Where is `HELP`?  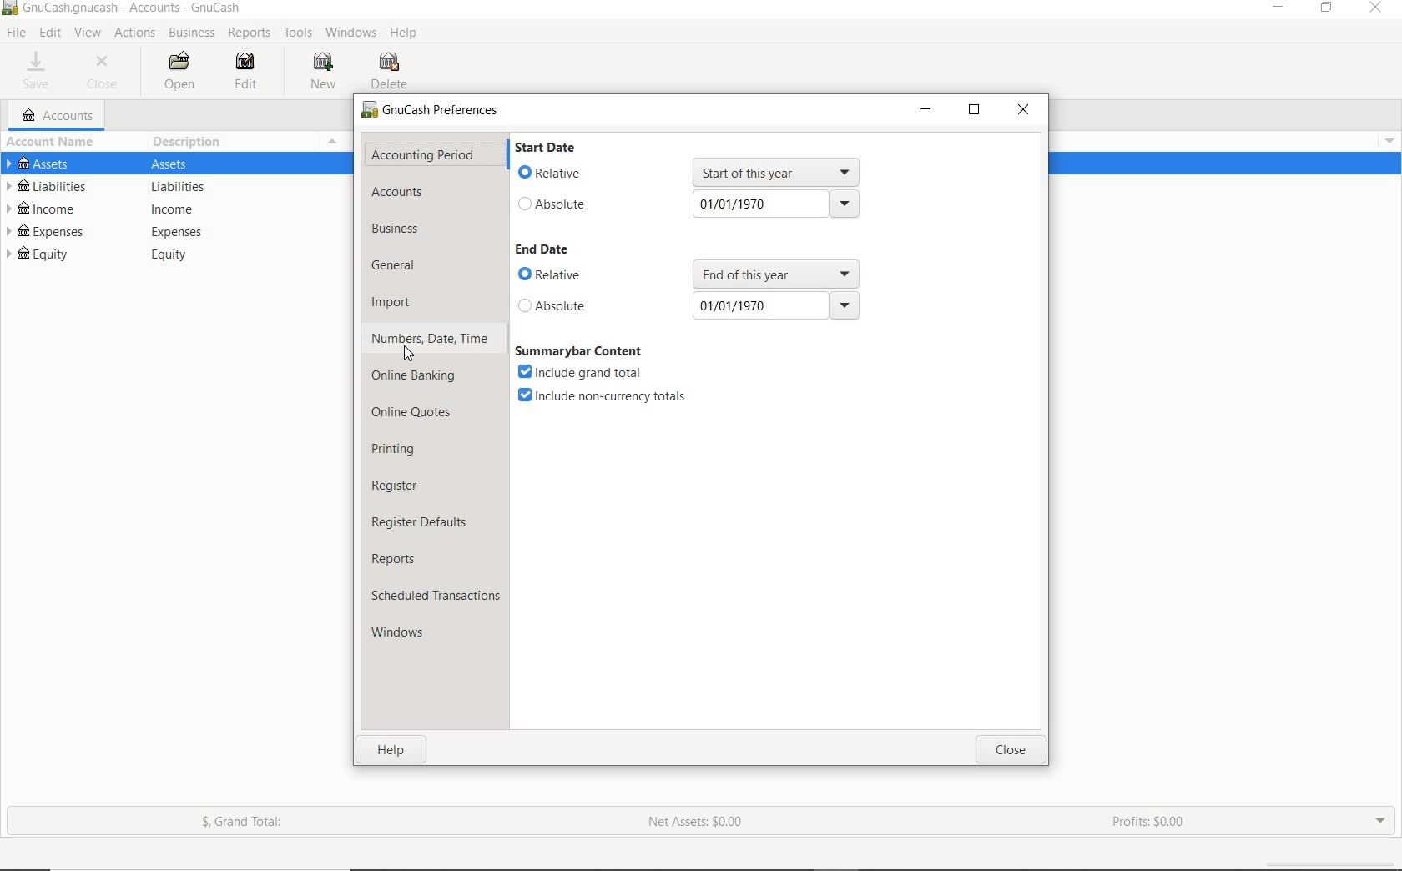
HELP is located at coordinates (405, 33).